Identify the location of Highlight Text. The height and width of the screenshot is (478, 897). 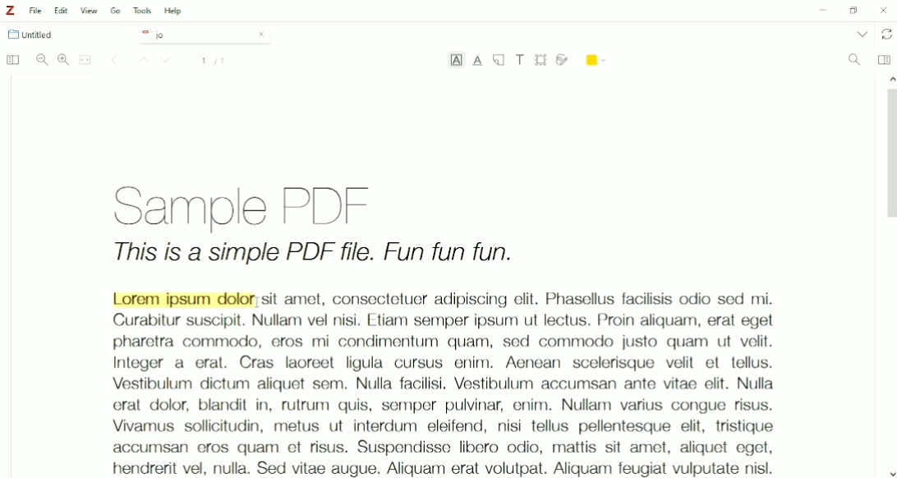
(456, 62).